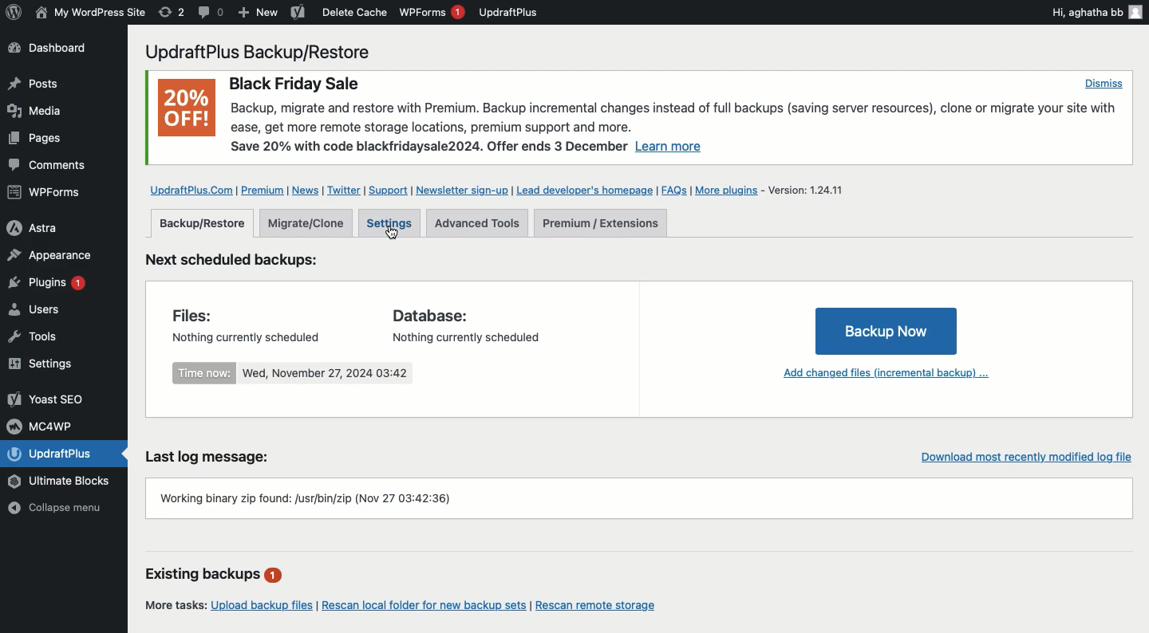  What do you see at coordinates (1096, 11) in the screenshot?
I see `Hi, aghatha bb` at bounding box center [1096, 11].